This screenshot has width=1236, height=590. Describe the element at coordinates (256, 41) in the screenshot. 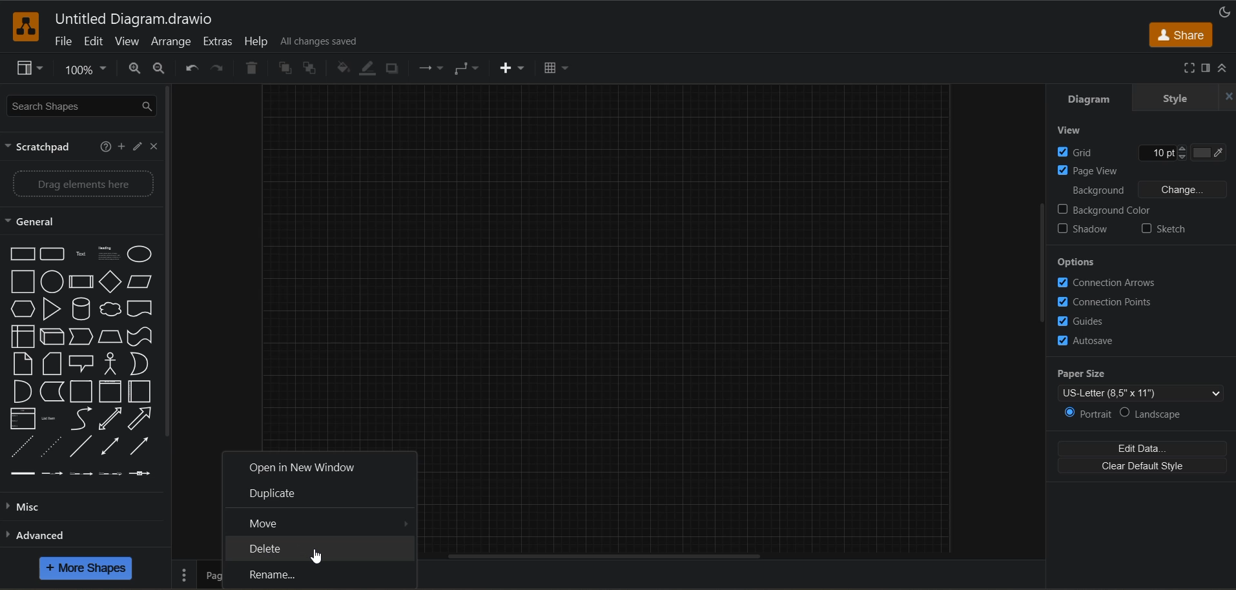

I see `help` at that location.